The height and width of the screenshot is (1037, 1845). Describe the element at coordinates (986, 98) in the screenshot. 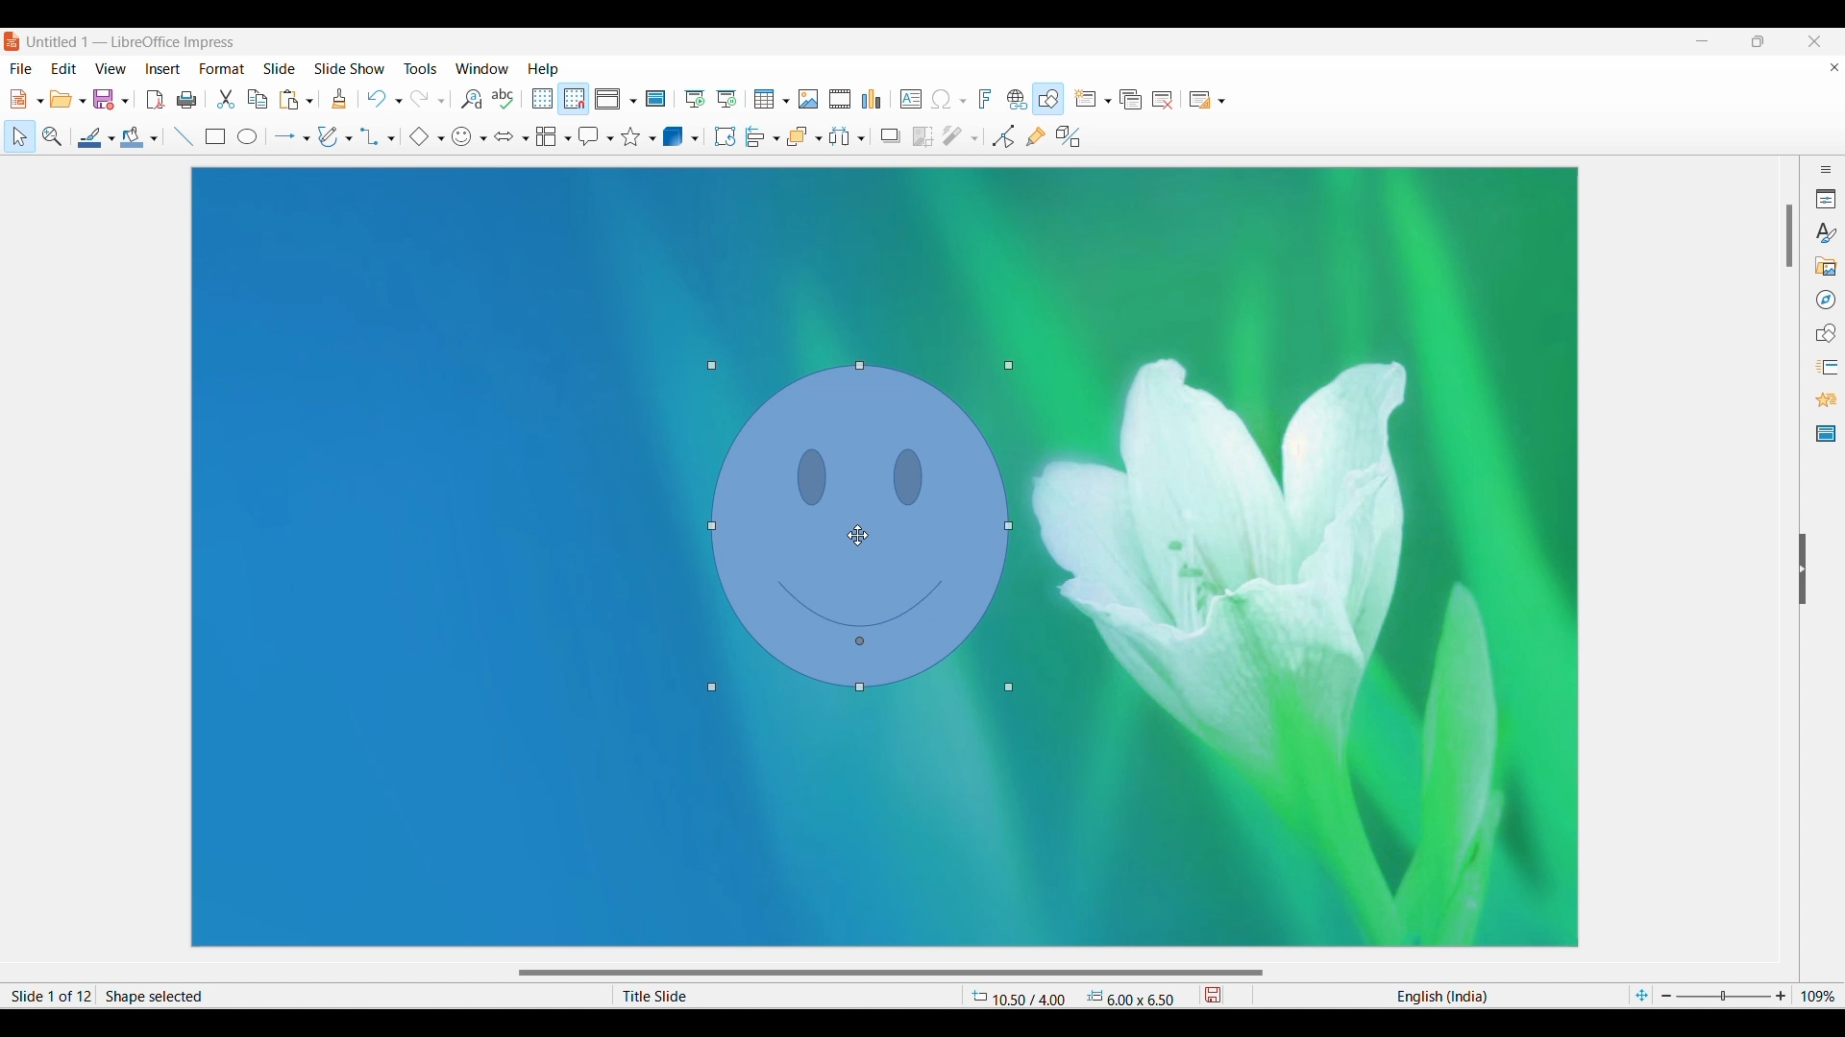

I see `Insert fontwork text` at that location.